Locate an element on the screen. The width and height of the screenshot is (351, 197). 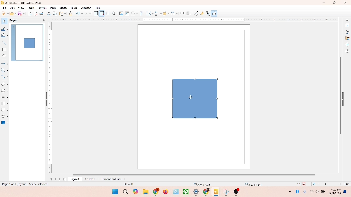
lines and arrows is located at coordinates (5, 63).